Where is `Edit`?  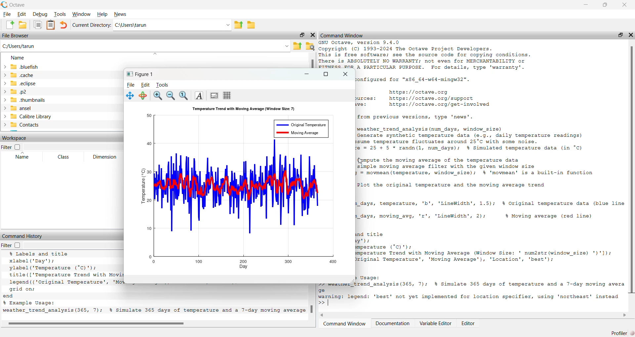
Edit is located at coordinates (21, 15).